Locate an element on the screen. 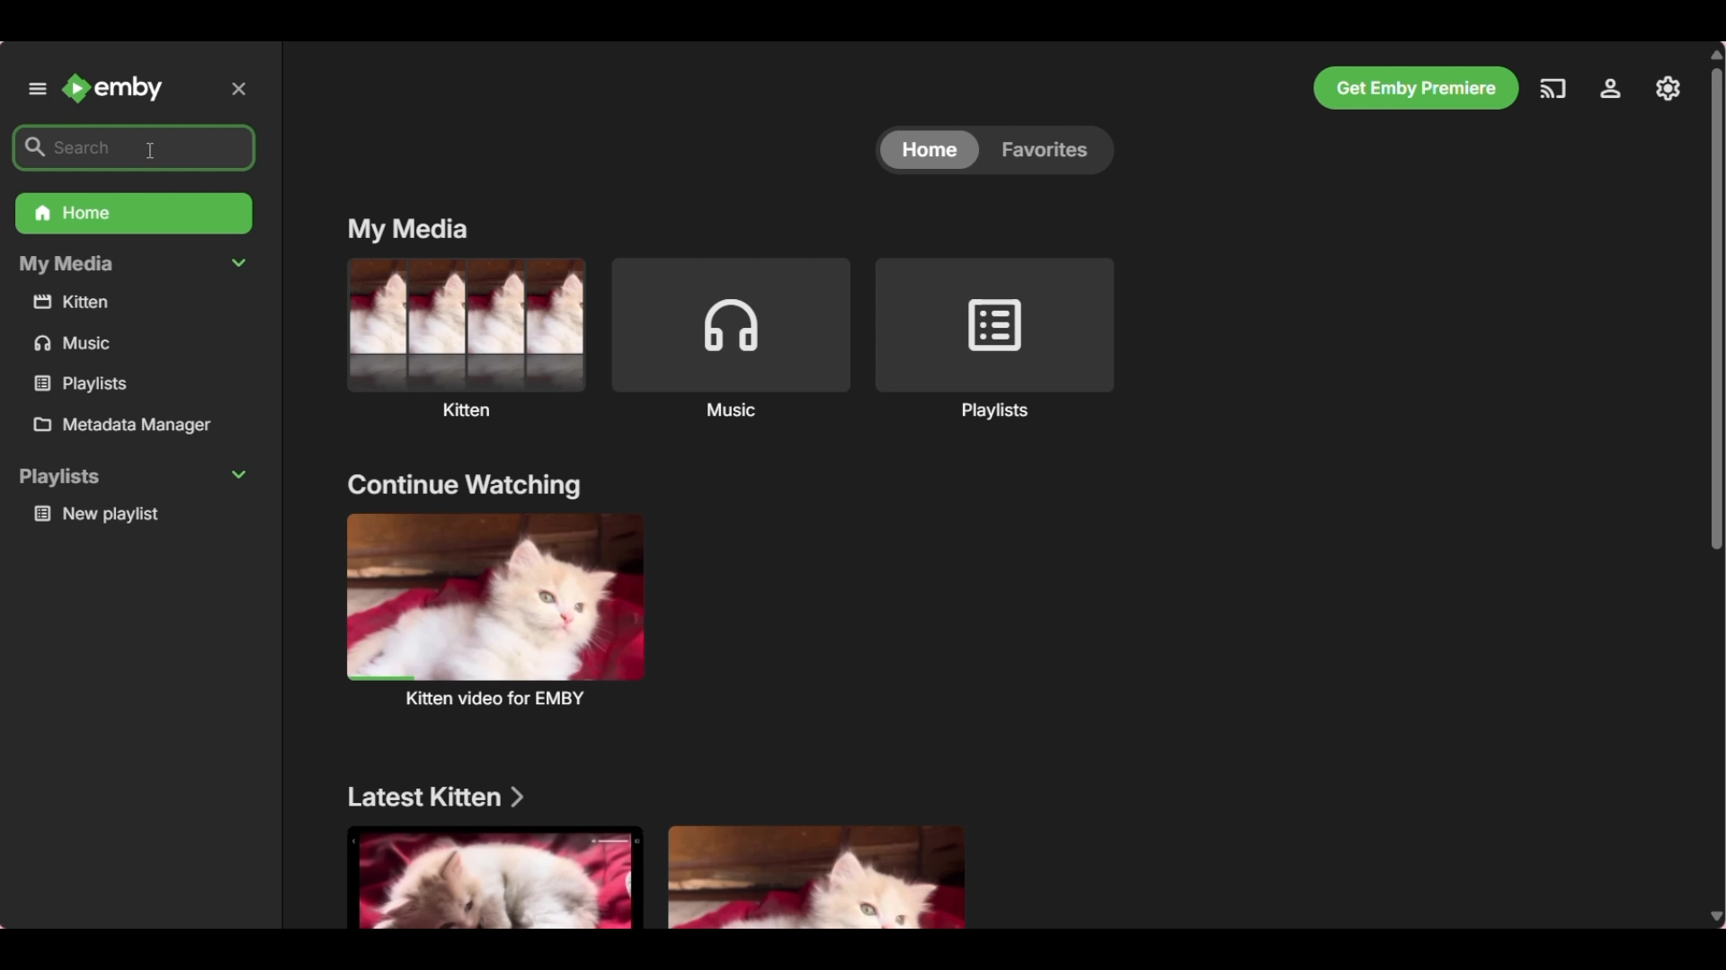 This screenshot has height=970, width=1726. Close is located at coordinates (244, 86).